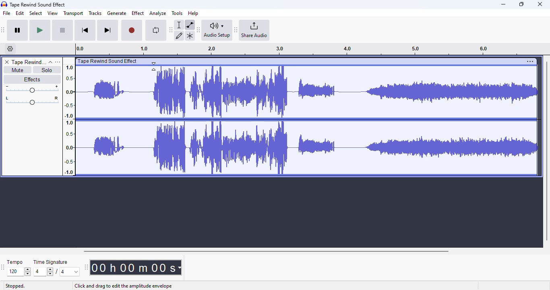  Describe the element at coordinates (15, 286) in the screenshot. I see `stopped` at that location.